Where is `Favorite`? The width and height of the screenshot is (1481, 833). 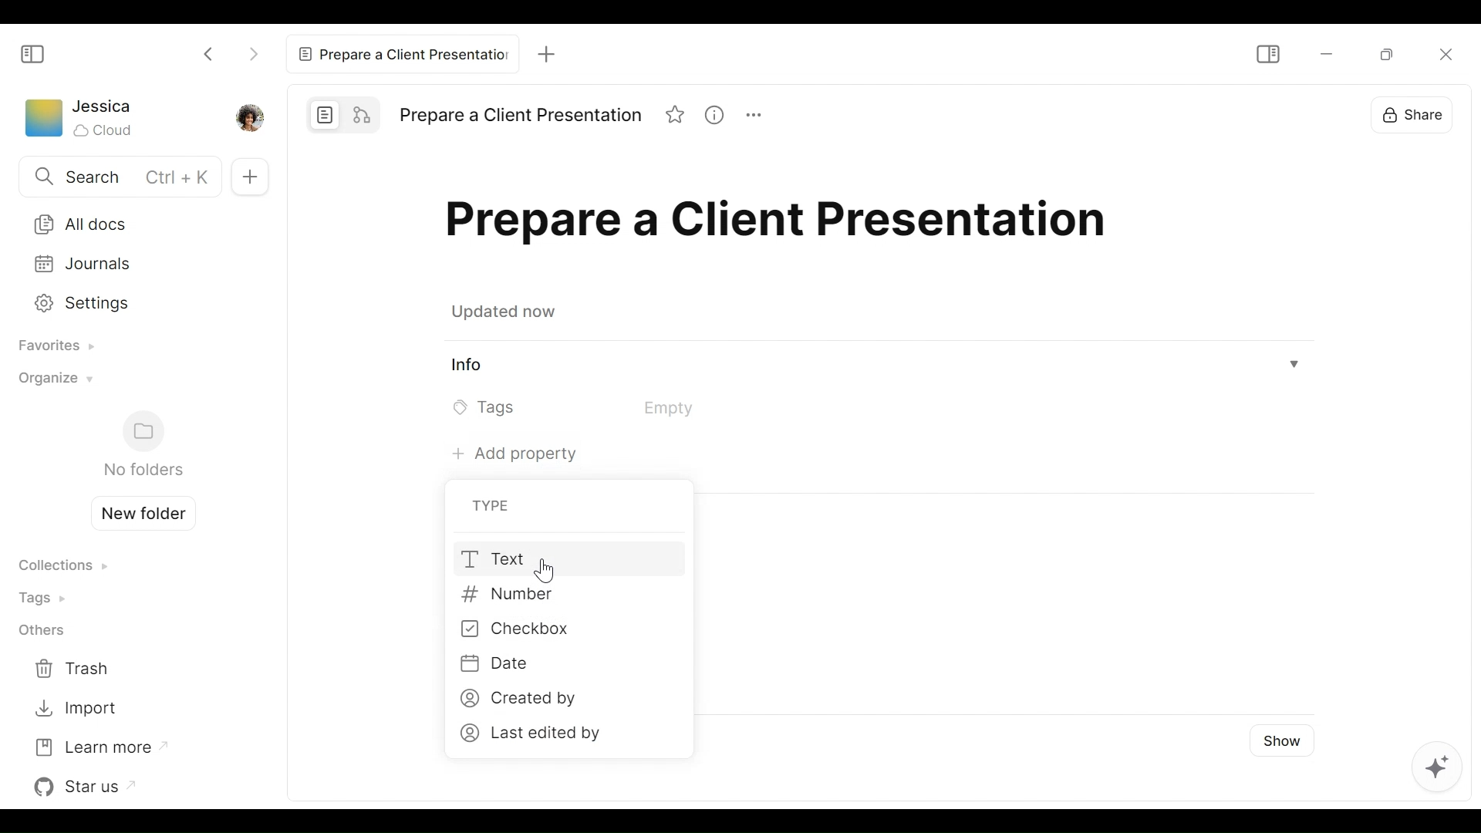
Favorite is located at coordinates (676, 116).